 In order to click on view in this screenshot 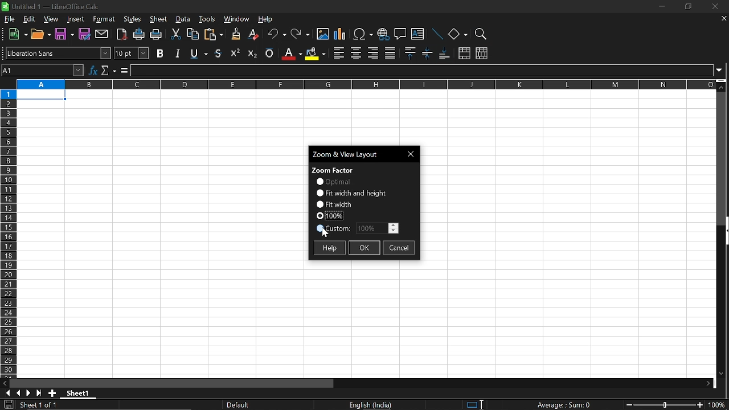, I will do `click(52, 20)`.